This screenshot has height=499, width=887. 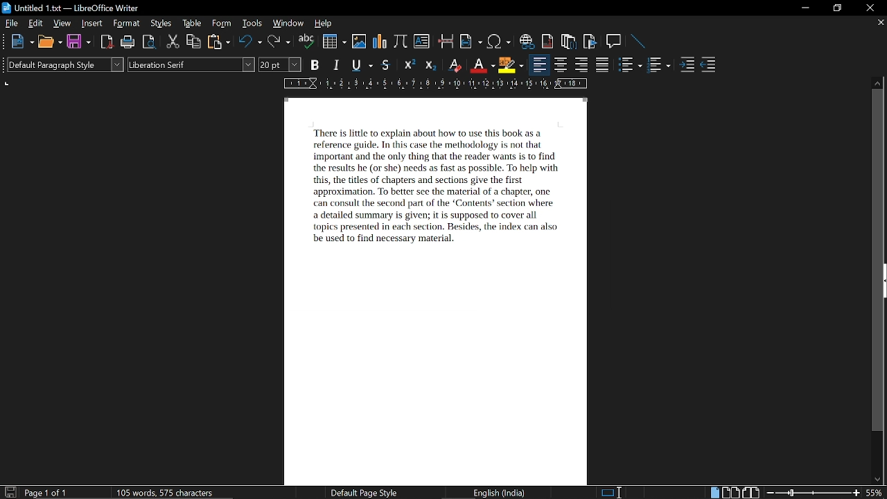 What do you see at coordinates (333, 41) in the screenshot?
I see `insert chart` at bounding box center [333, 41].